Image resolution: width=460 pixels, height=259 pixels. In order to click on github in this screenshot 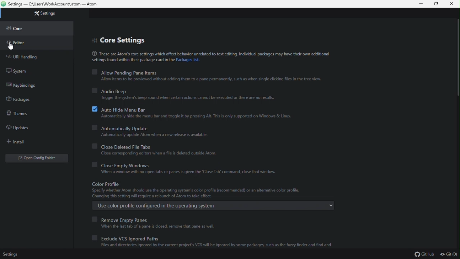, I will do `click(422, 254)`.